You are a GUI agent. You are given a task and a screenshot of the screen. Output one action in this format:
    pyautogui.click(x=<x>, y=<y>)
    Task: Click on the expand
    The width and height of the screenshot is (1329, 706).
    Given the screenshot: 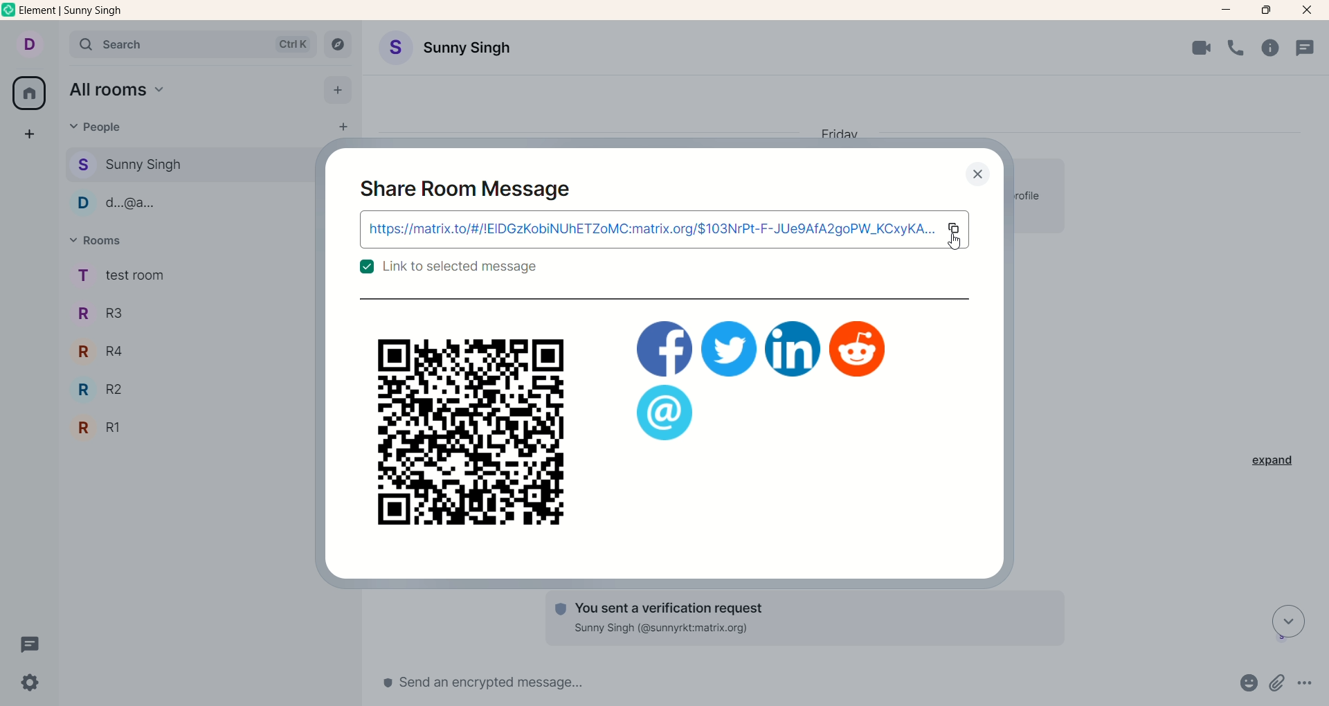 What is the action you would take?
    pyautogui.click(x=1274, y=462)
    